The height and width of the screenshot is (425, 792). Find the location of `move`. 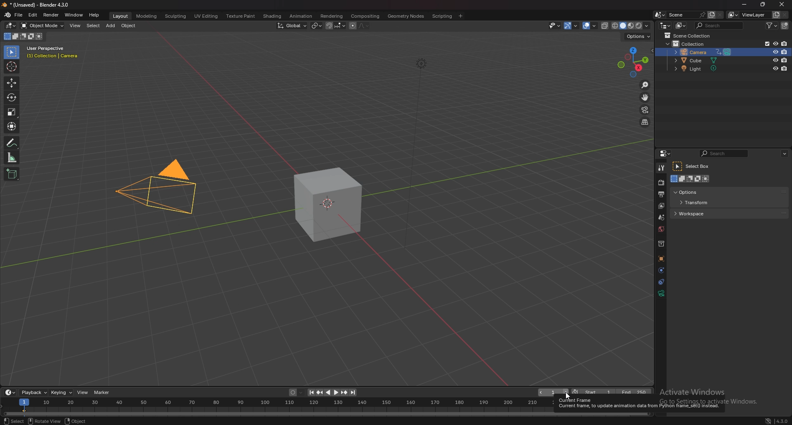

move is located at coordinates (645, 97).